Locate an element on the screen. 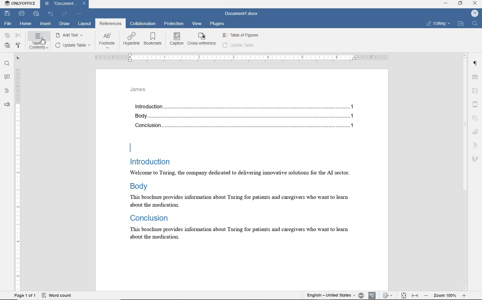 The image size is (482, 300). copy is located at coordinates (7, 36).